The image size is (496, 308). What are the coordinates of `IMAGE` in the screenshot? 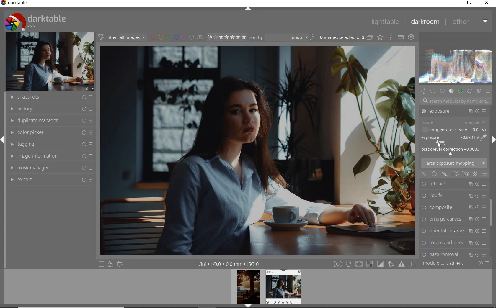 It's located at (48, 61).